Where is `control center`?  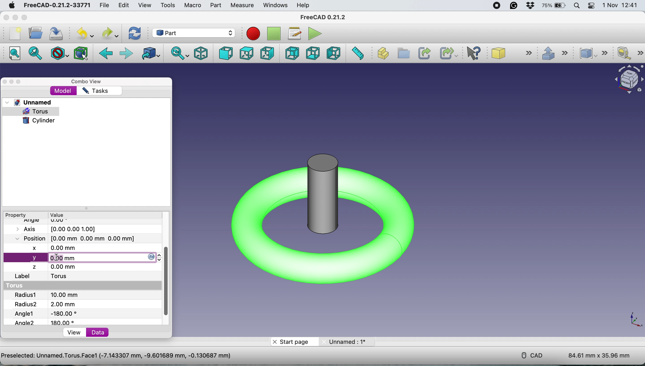 control center is located at coordinates (591, 6).